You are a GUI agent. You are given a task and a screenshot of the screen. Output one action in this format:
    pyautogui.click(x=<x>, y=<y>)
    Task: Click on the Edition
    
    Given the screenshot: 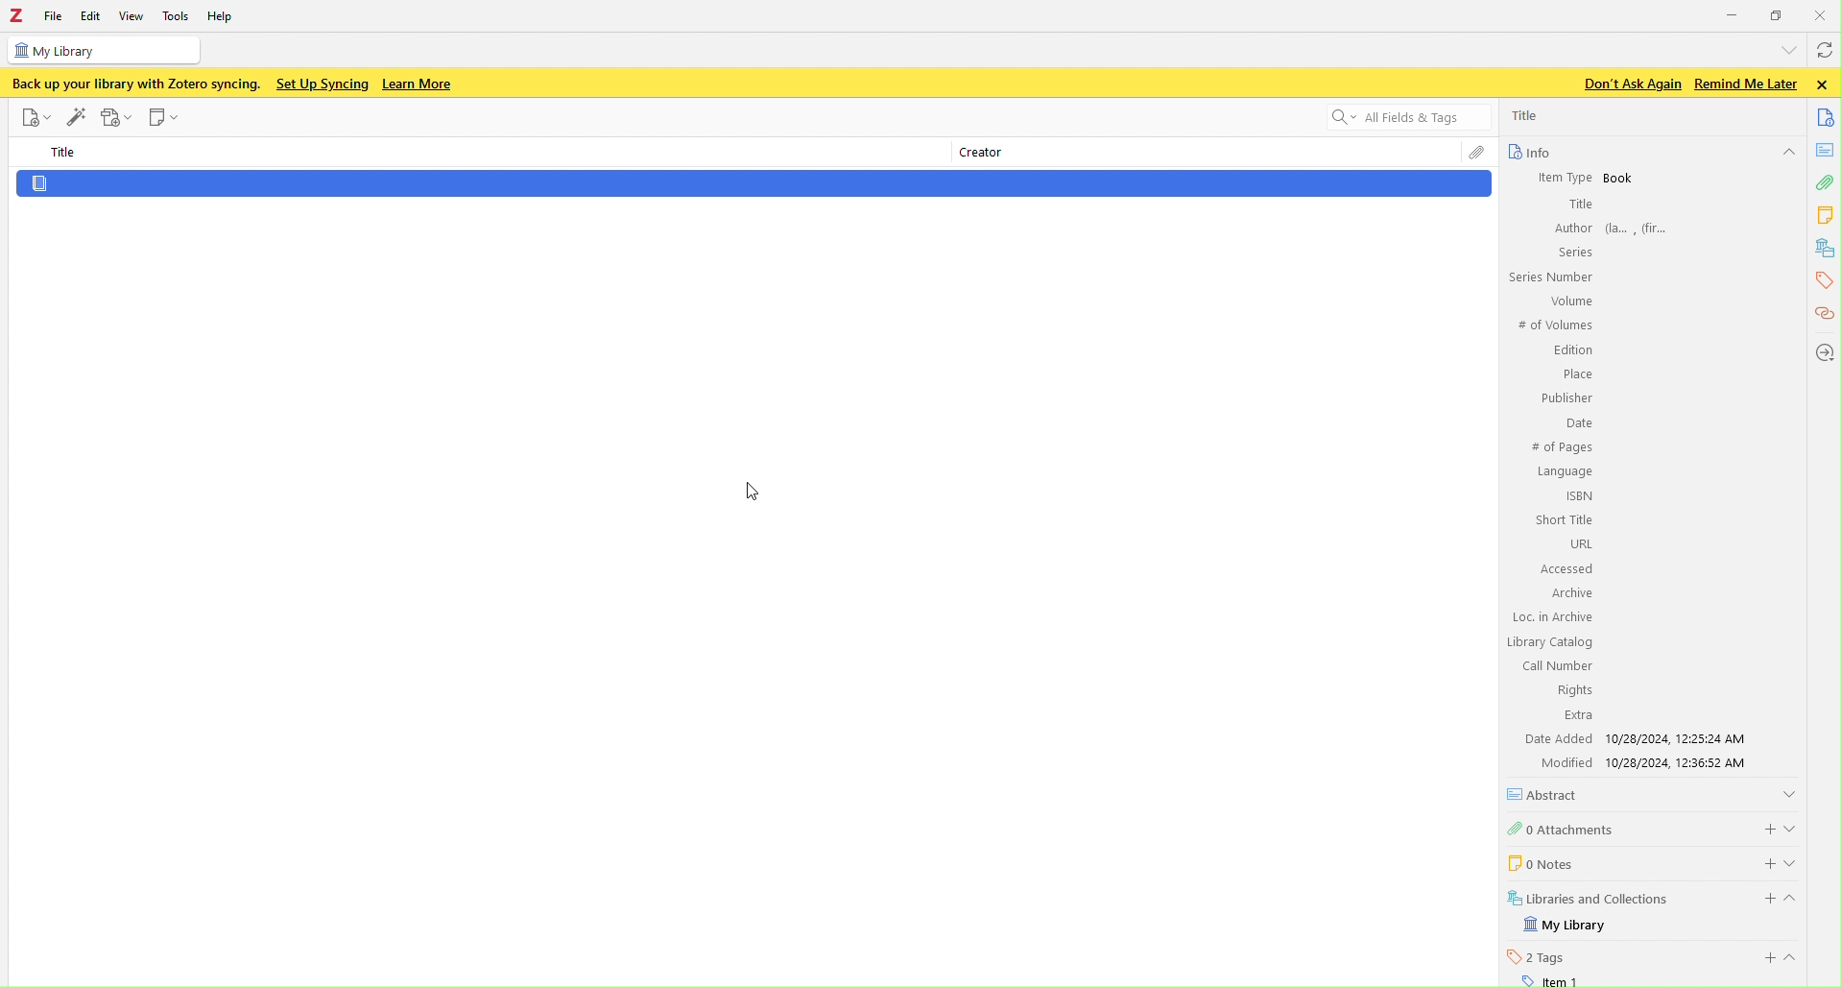 What is the action you would take?
    pyautogui.click(x=1573, y=351)
    